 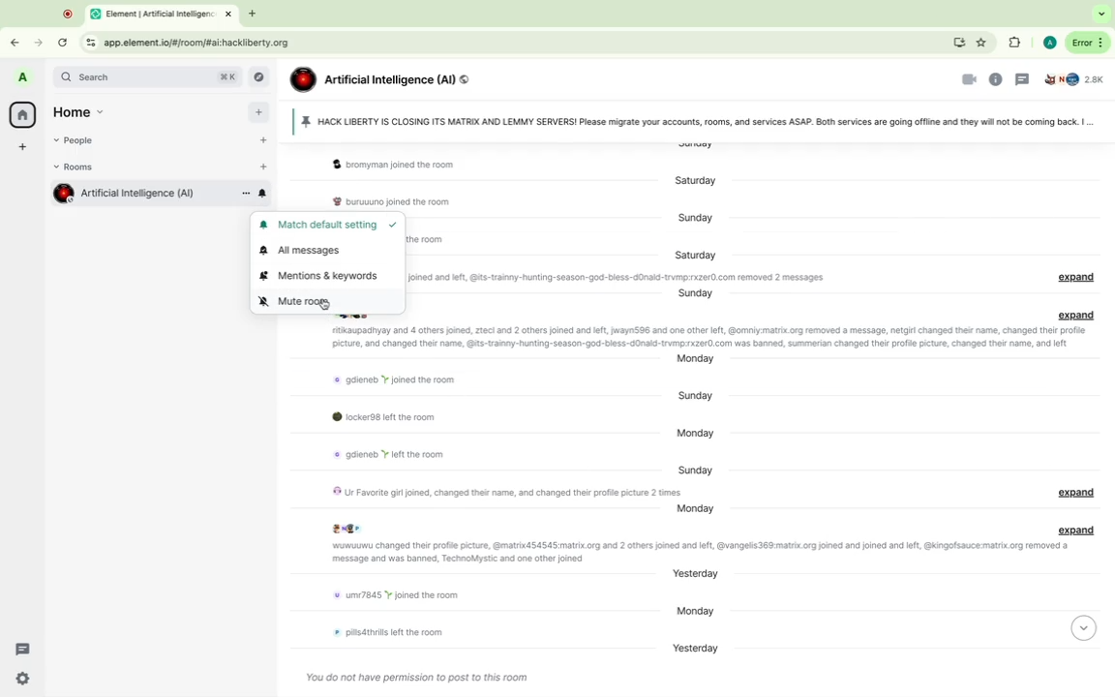 I want to click on Google profile, so click(x=1047, y=45).